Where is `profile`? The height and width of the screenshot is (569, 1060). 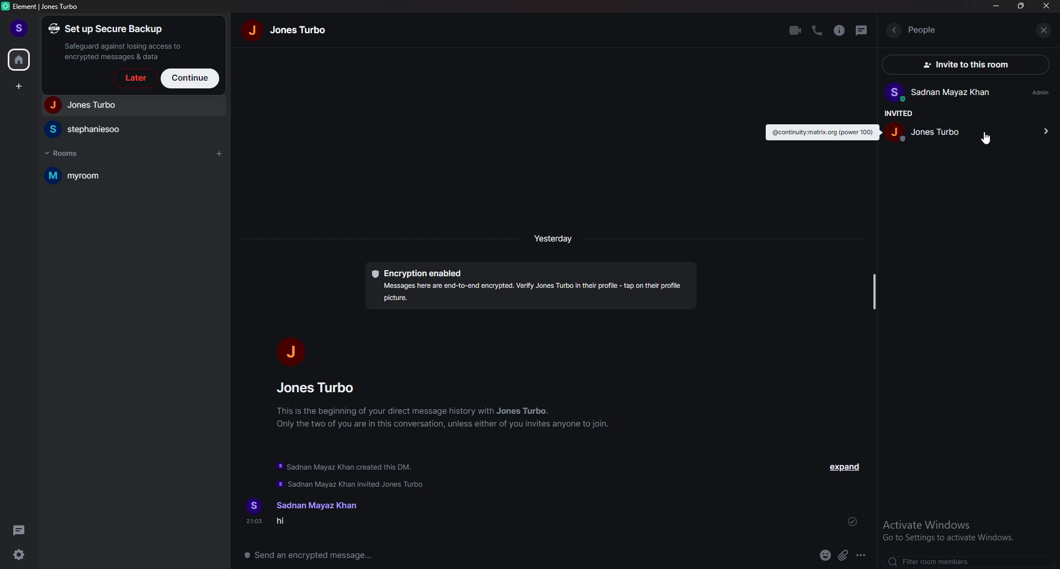 profile is located at coordinates (968, 93).